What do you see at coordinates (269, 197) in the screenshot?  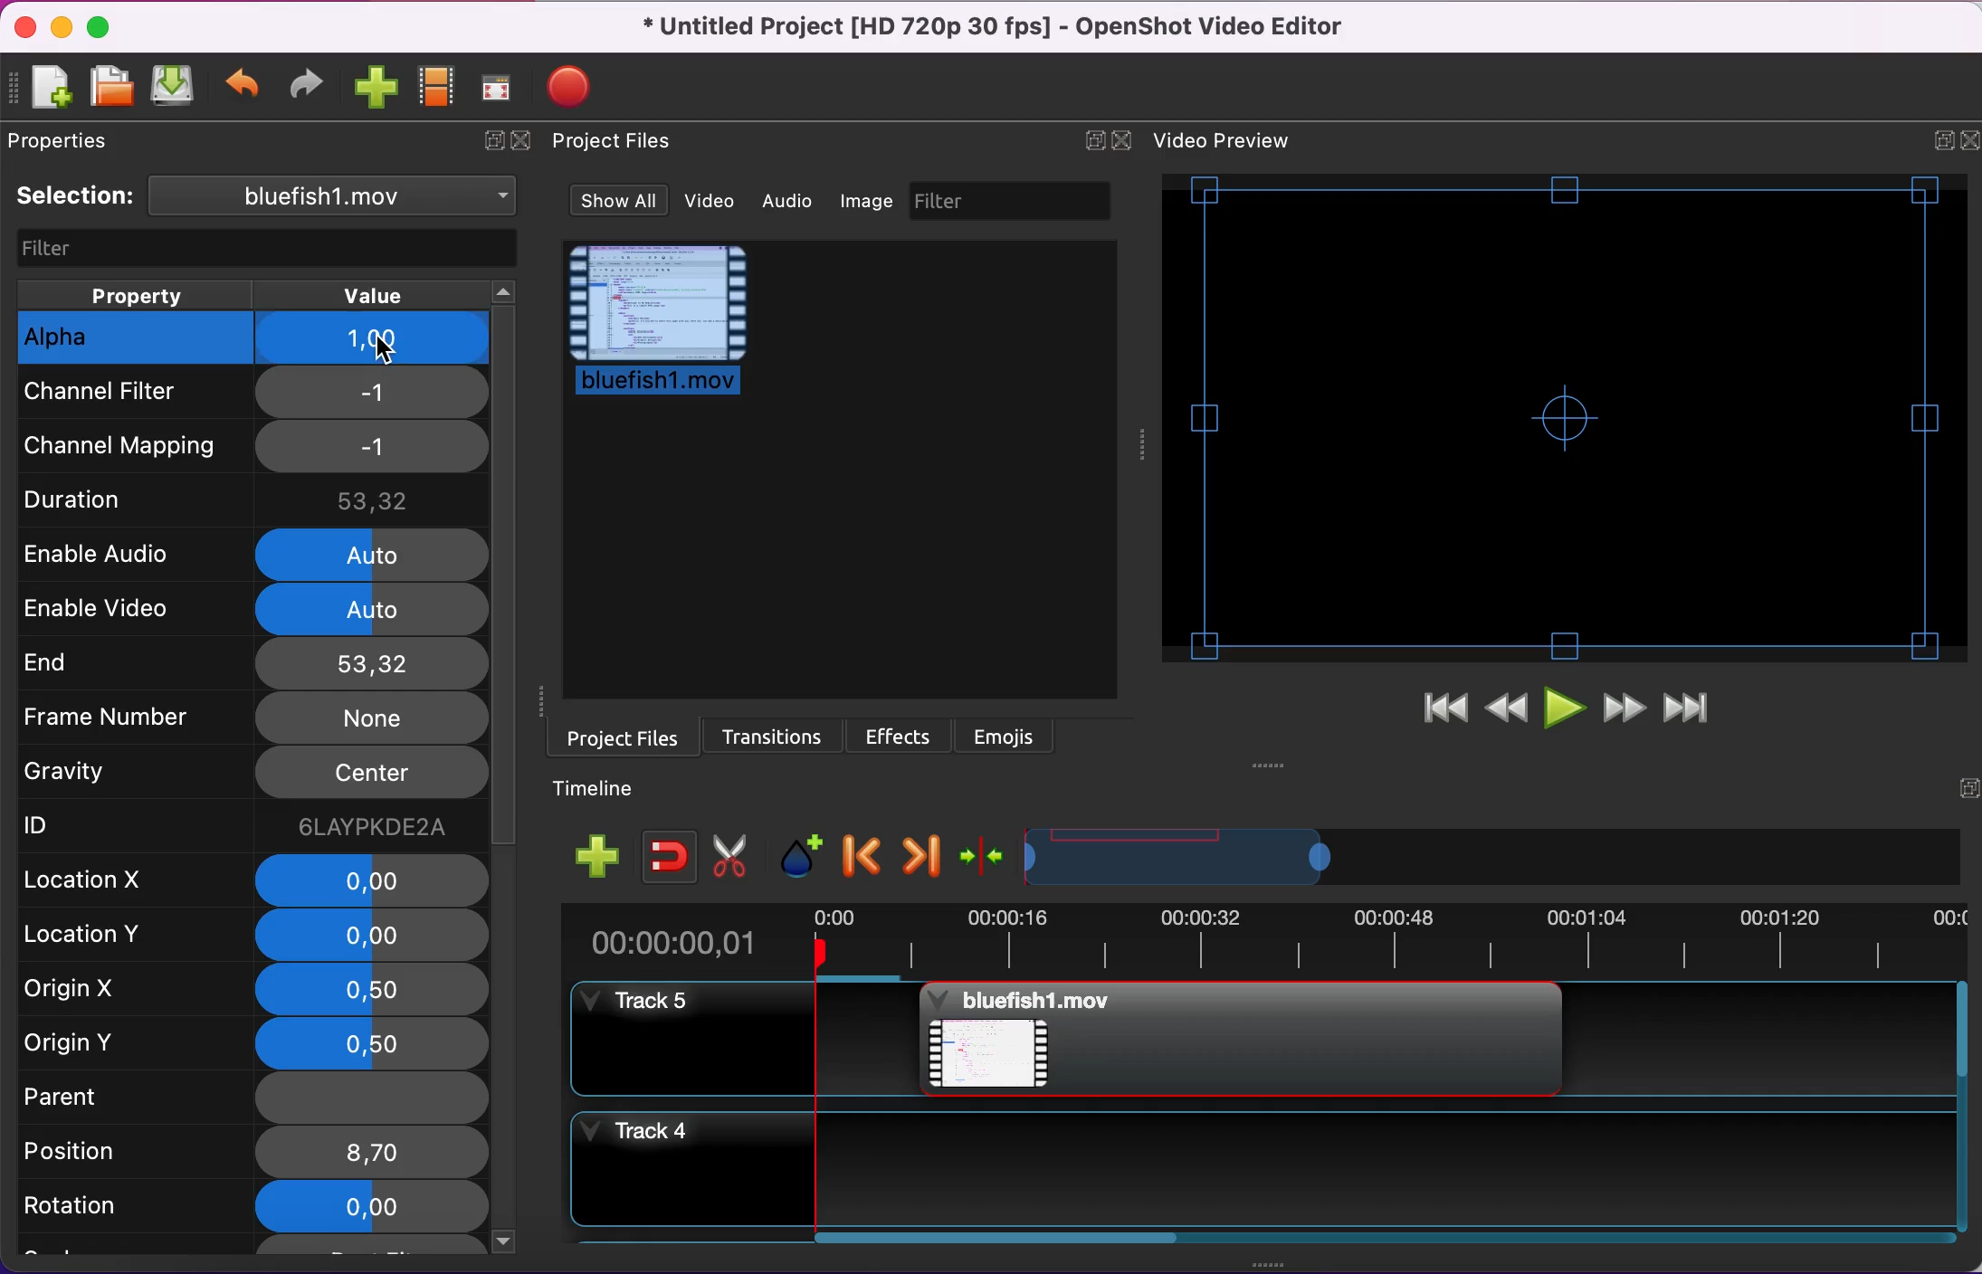 I see `selection` at bounding box center [269, 197].